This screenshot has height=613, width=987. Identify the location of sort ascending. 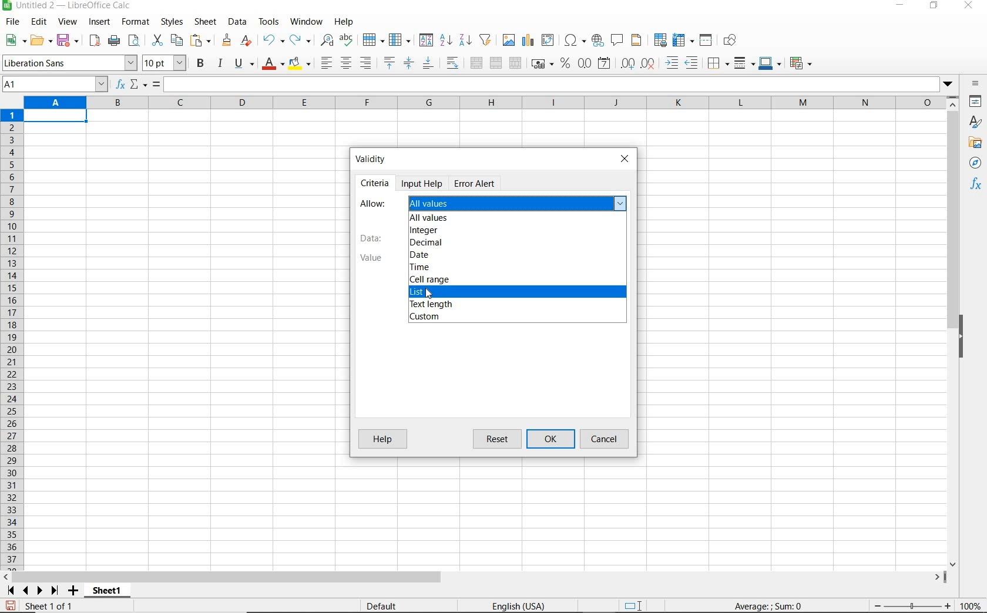
(446, 41).